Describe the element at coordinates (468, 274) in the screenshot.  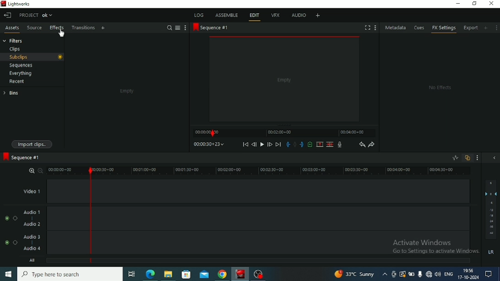
I see `Date and Time Indicator` at that location.